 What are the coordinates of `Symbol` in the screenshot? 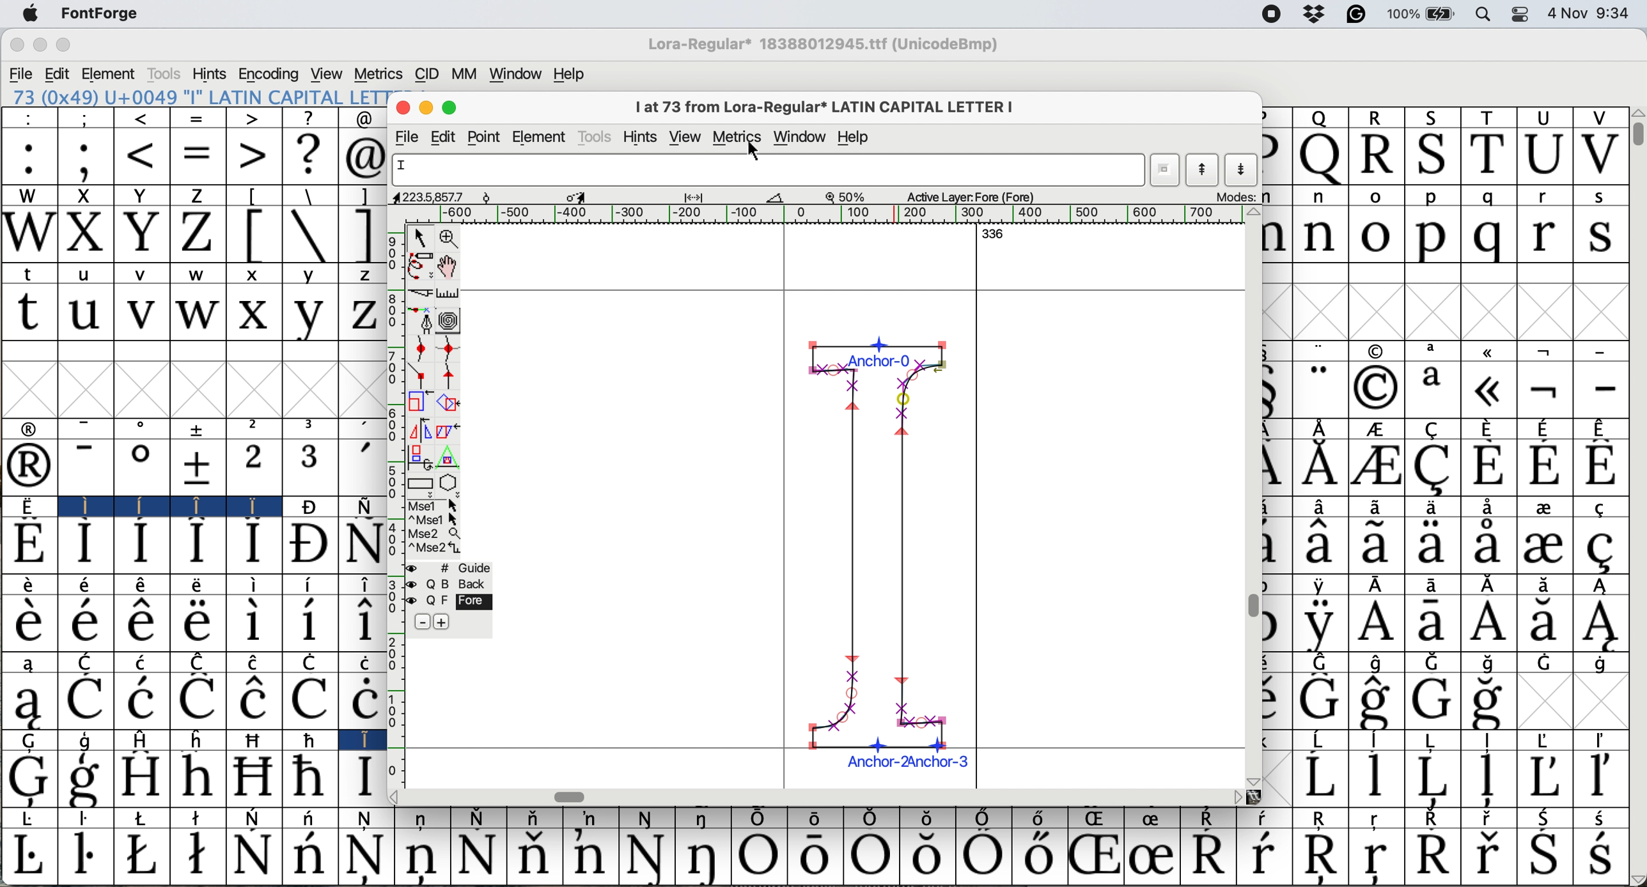 It's located at (141, 623).